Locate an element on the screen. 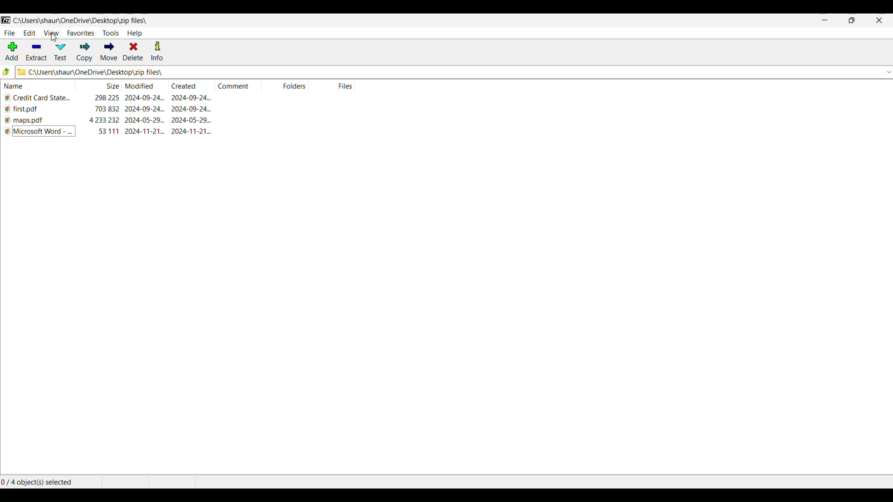 This screenshot has width=893, height=502. size of file is located at coordinates (102, 121).